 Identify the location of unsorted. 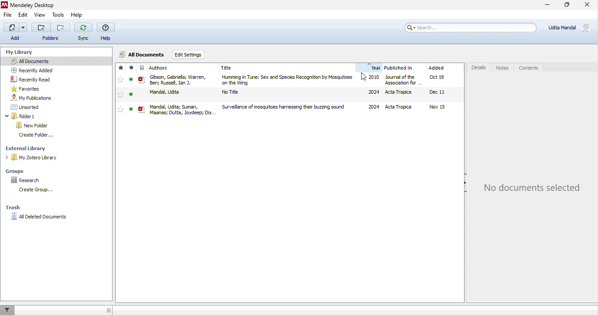
(23, 106).